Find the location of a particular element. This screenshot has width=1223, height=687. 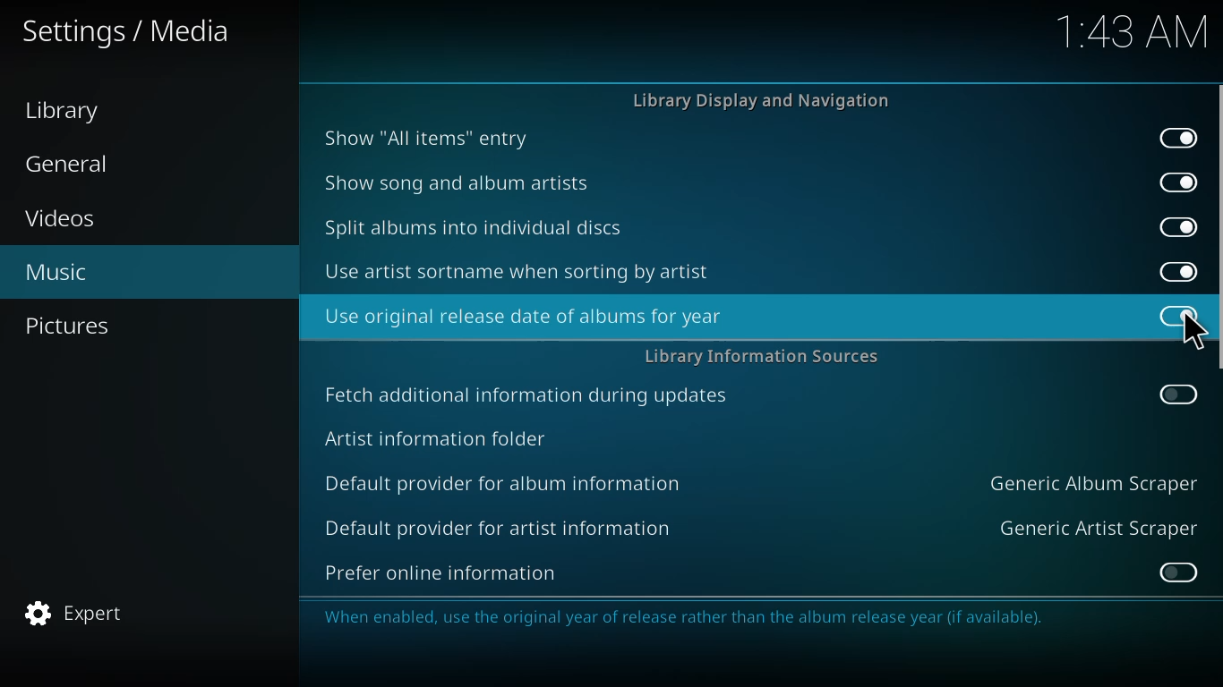

enabled is located at coordinates (1179, 315).